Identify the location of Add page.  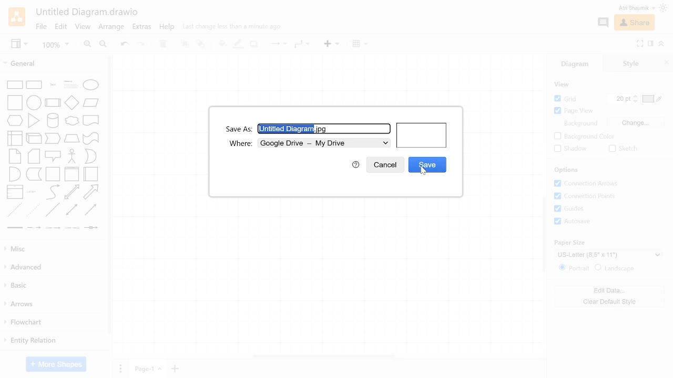
(175, 369).